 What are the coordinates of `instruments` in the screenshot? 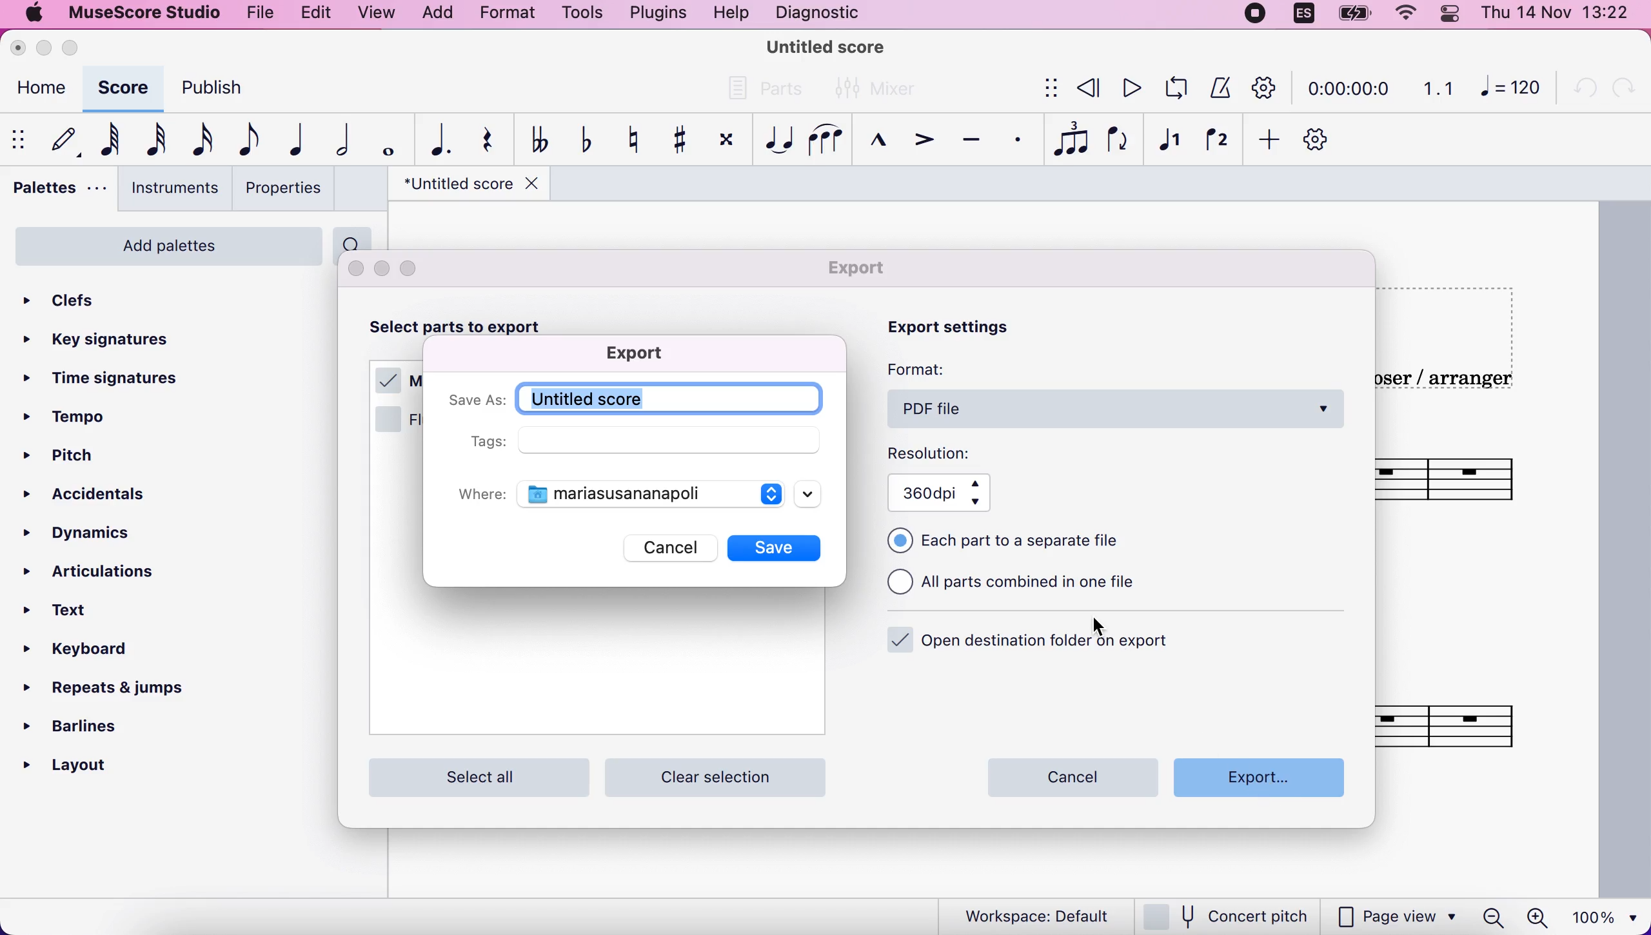 It's located at (169, 189).